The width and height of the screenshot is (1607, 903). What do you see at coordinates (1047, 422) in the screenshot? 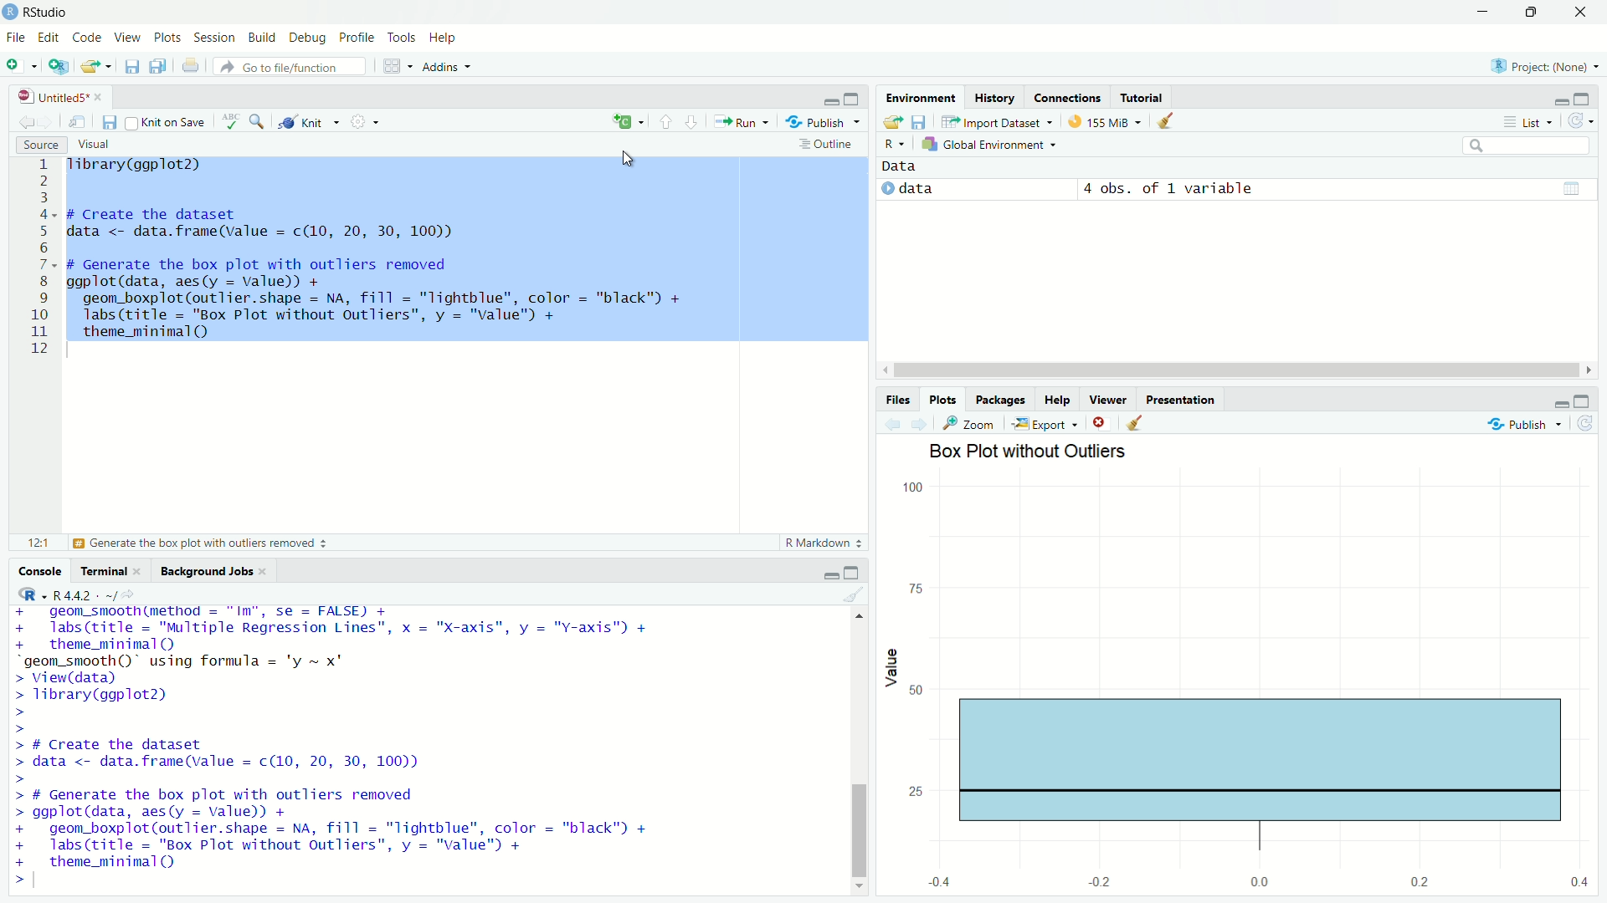
I see `i Export ~` at bounding box center [1047, 422].